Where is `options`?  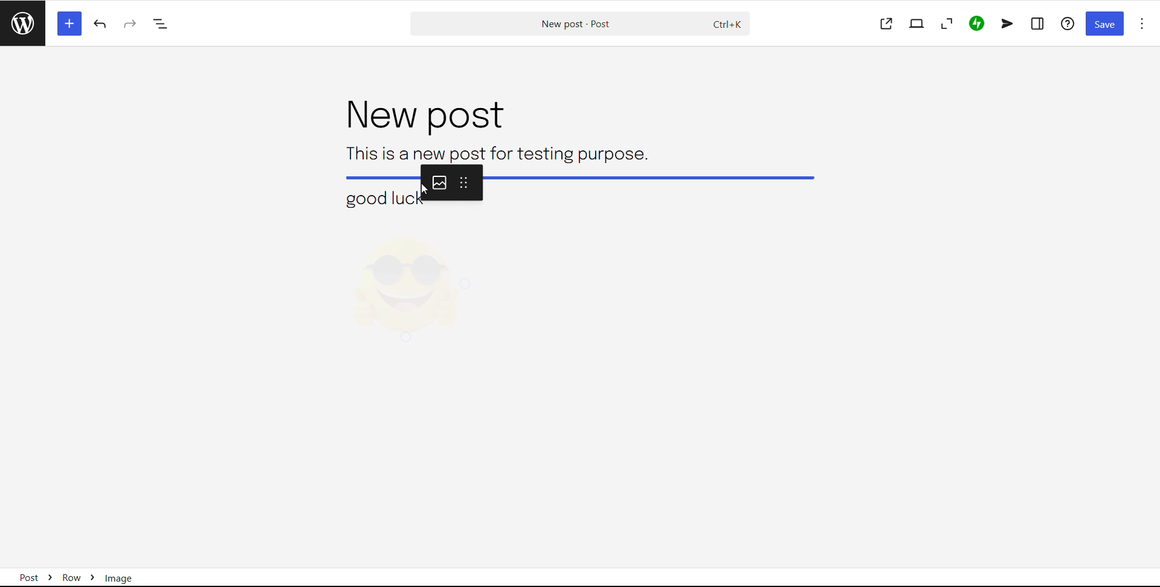
options is located at coordinates (1142, 24).